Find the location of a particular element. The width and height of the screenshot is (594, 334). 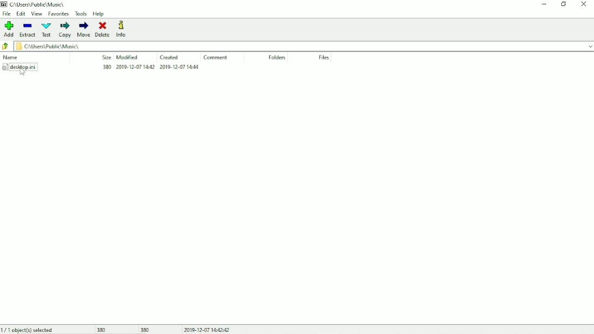

Close is located at coordinates (584, 4).